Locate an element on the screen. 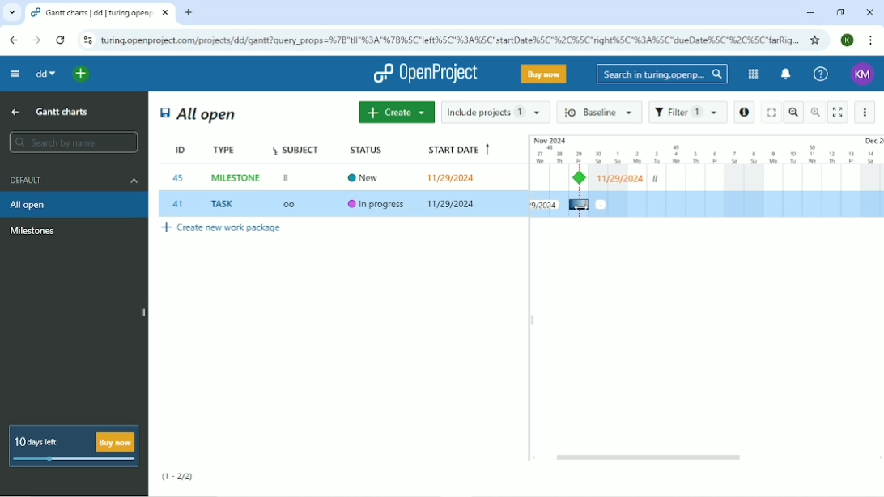  Milestone is located at coordinates (33, 231).